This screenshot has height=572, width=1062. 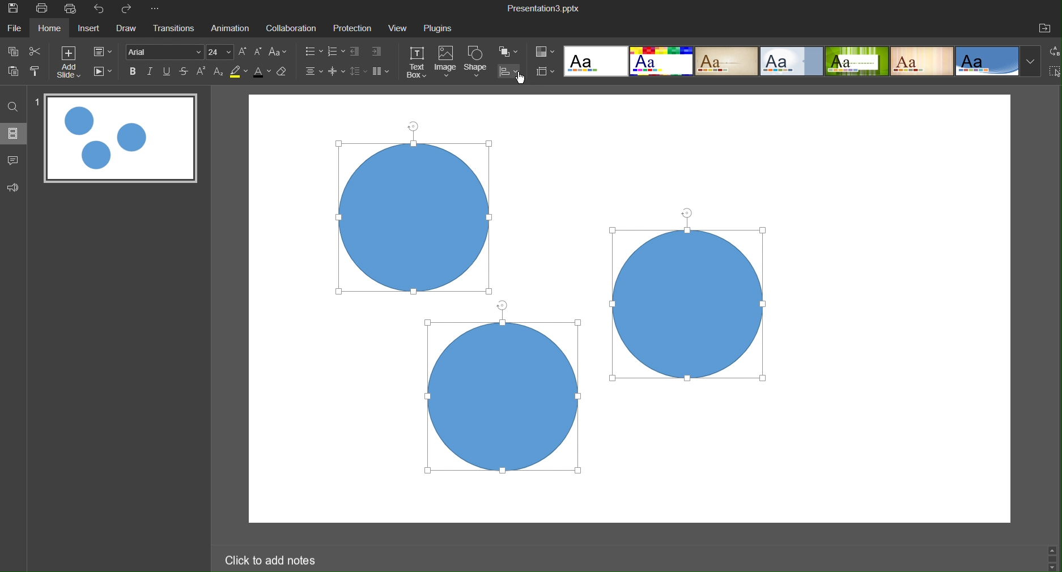 What do you see at coordinates (1053, 568) in the screenshot?
I see `Scroll down ` at bounding box center [1053, 568].